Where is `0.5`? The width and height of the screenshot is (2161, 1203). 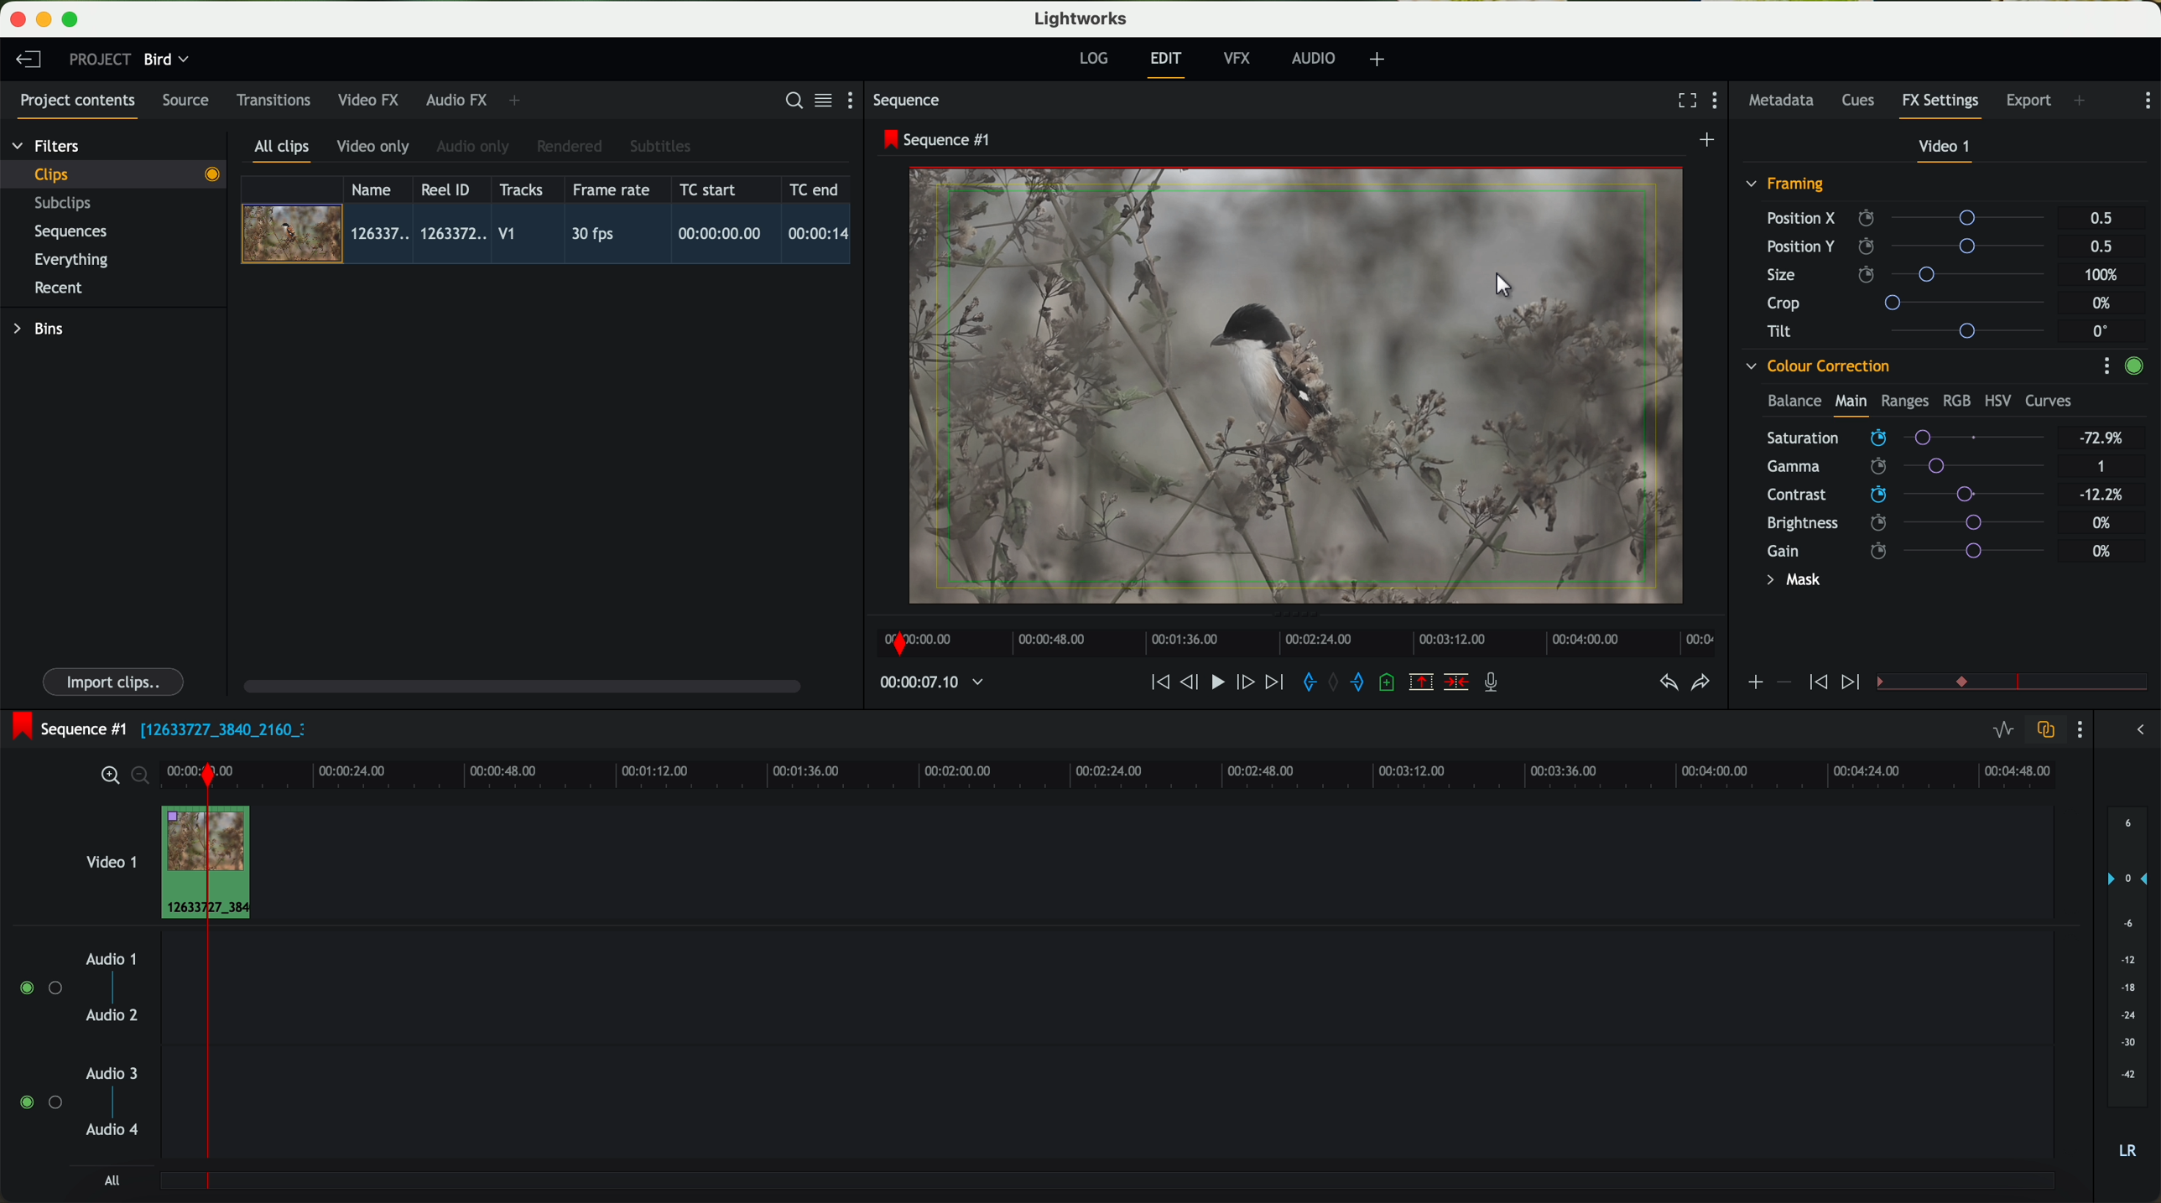
0.5 is located at coordinates (2100, 246).